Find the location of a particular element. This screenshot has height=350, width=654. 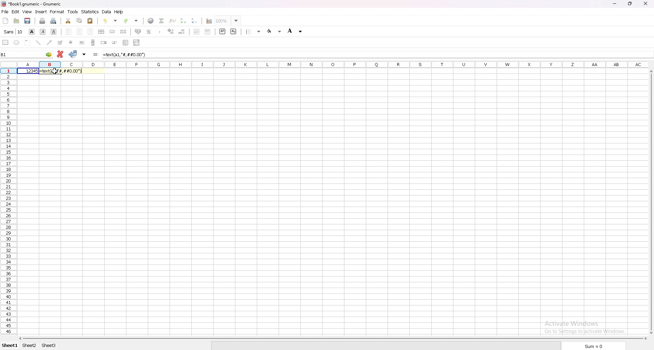

number is located at coordinates (29, 71).